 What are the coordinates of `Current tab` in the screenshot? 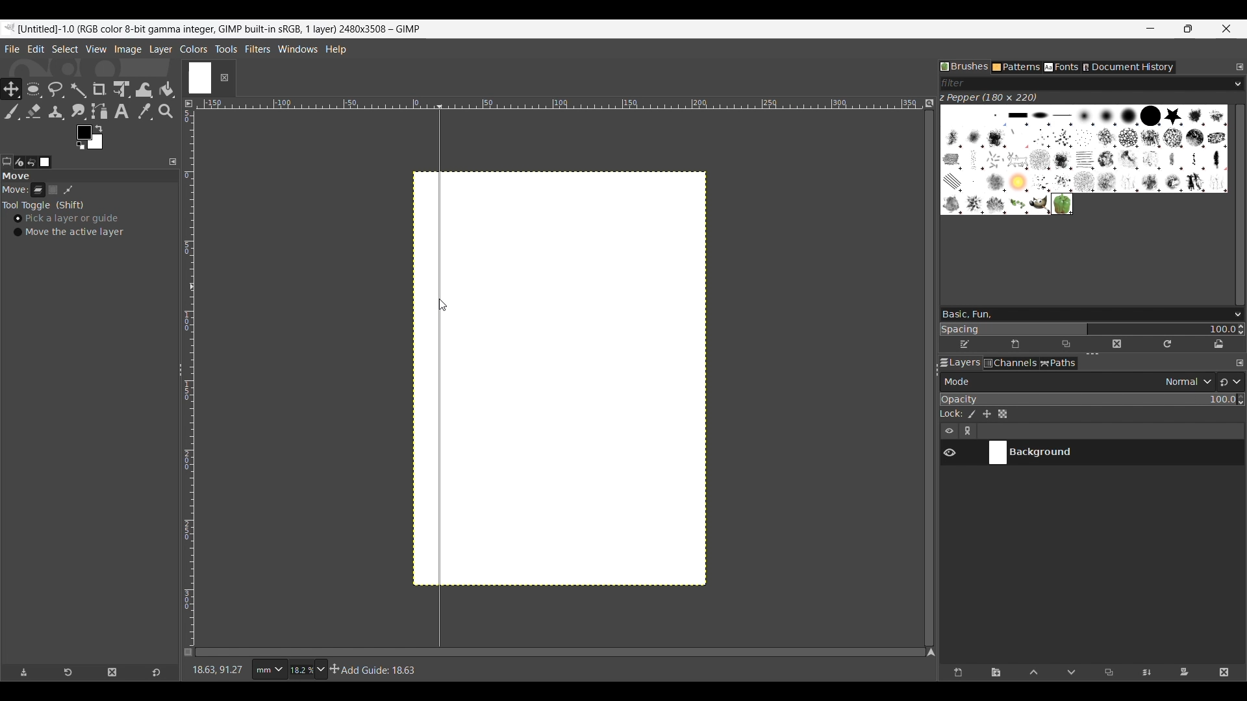 It's located at (199, 76).